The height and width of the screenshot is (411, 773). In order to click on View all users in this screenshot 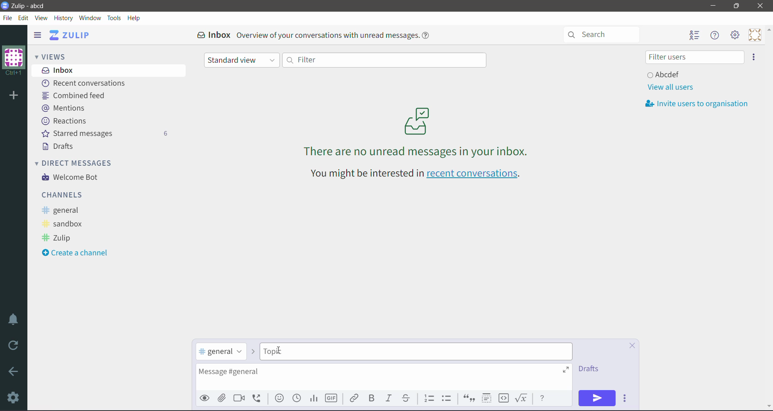, I will do `click(670, 87)`.